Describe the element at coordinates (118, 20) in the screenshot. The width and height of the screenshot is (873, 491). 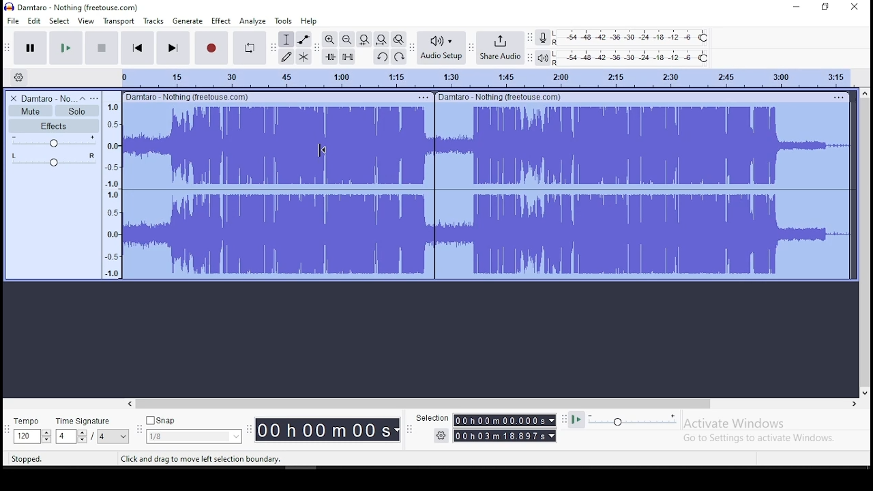
I see `transport` at that location.